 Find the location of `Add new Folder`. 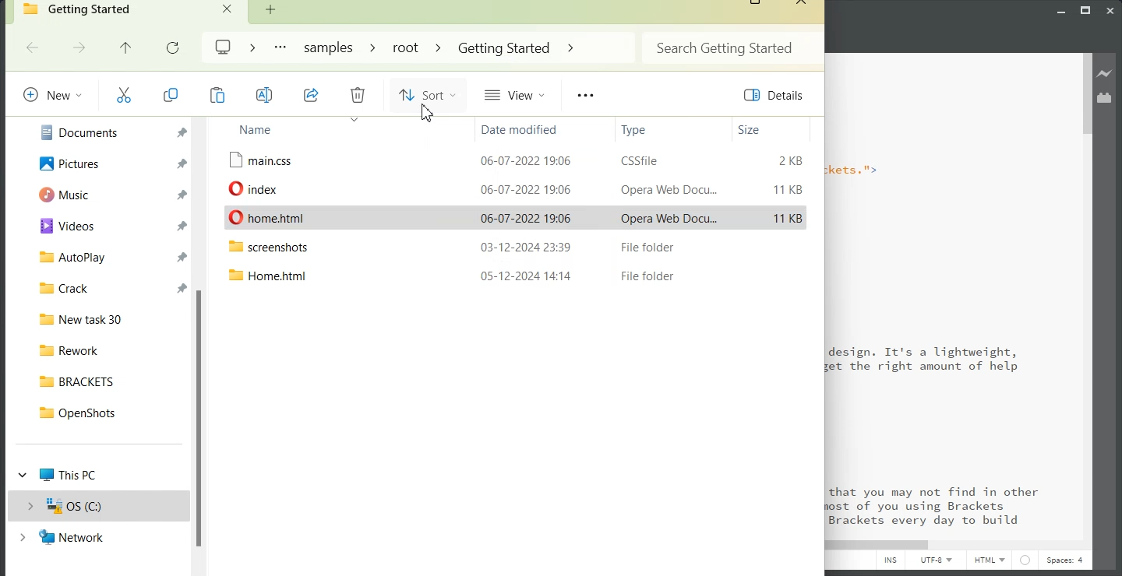

Add new Folder is located at coordinates (270, 9).